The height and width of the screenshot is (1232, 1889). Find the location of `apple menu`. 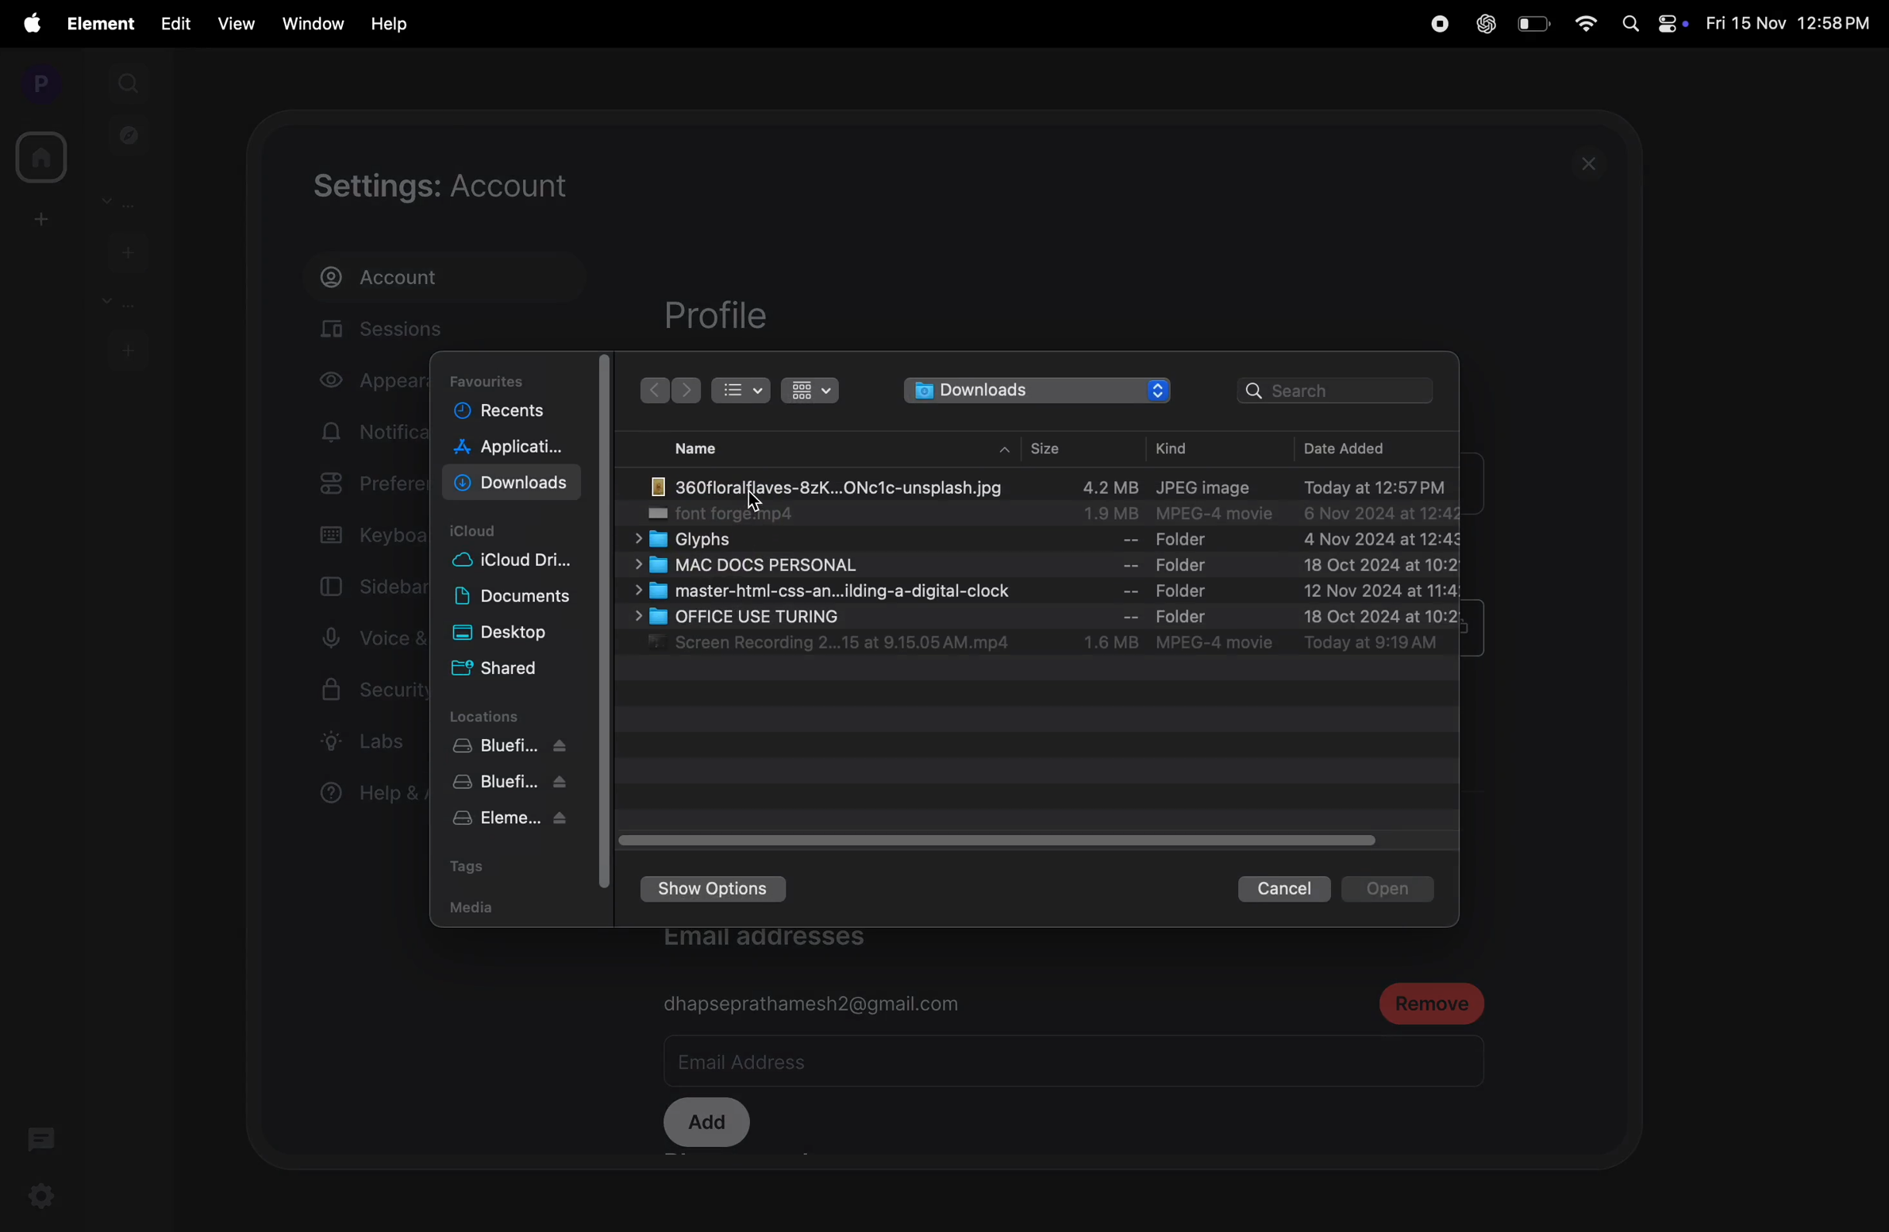

apple menu is located at coordinates (30, 23).